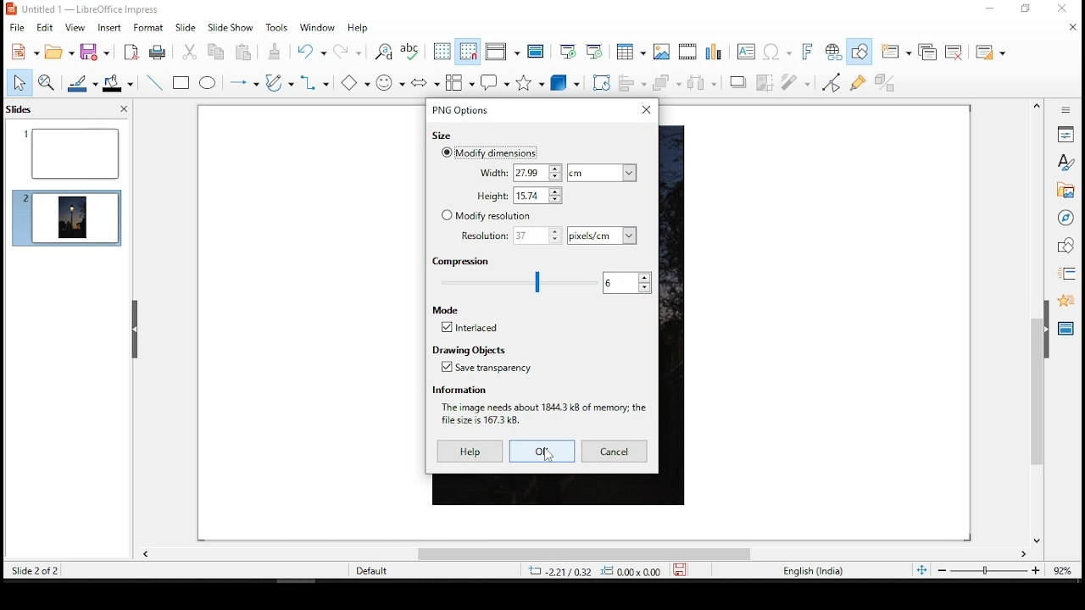 The width and height of the screenshot is (1085, 610). What do you see at coordinates (615, 451) in the screenshot?
I see `cancel` at bounding box center [615, 451].